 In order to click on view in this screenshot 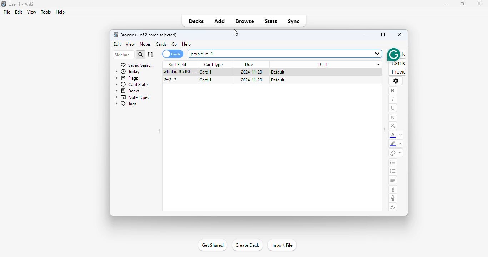, I will do `click(130, 44)`.